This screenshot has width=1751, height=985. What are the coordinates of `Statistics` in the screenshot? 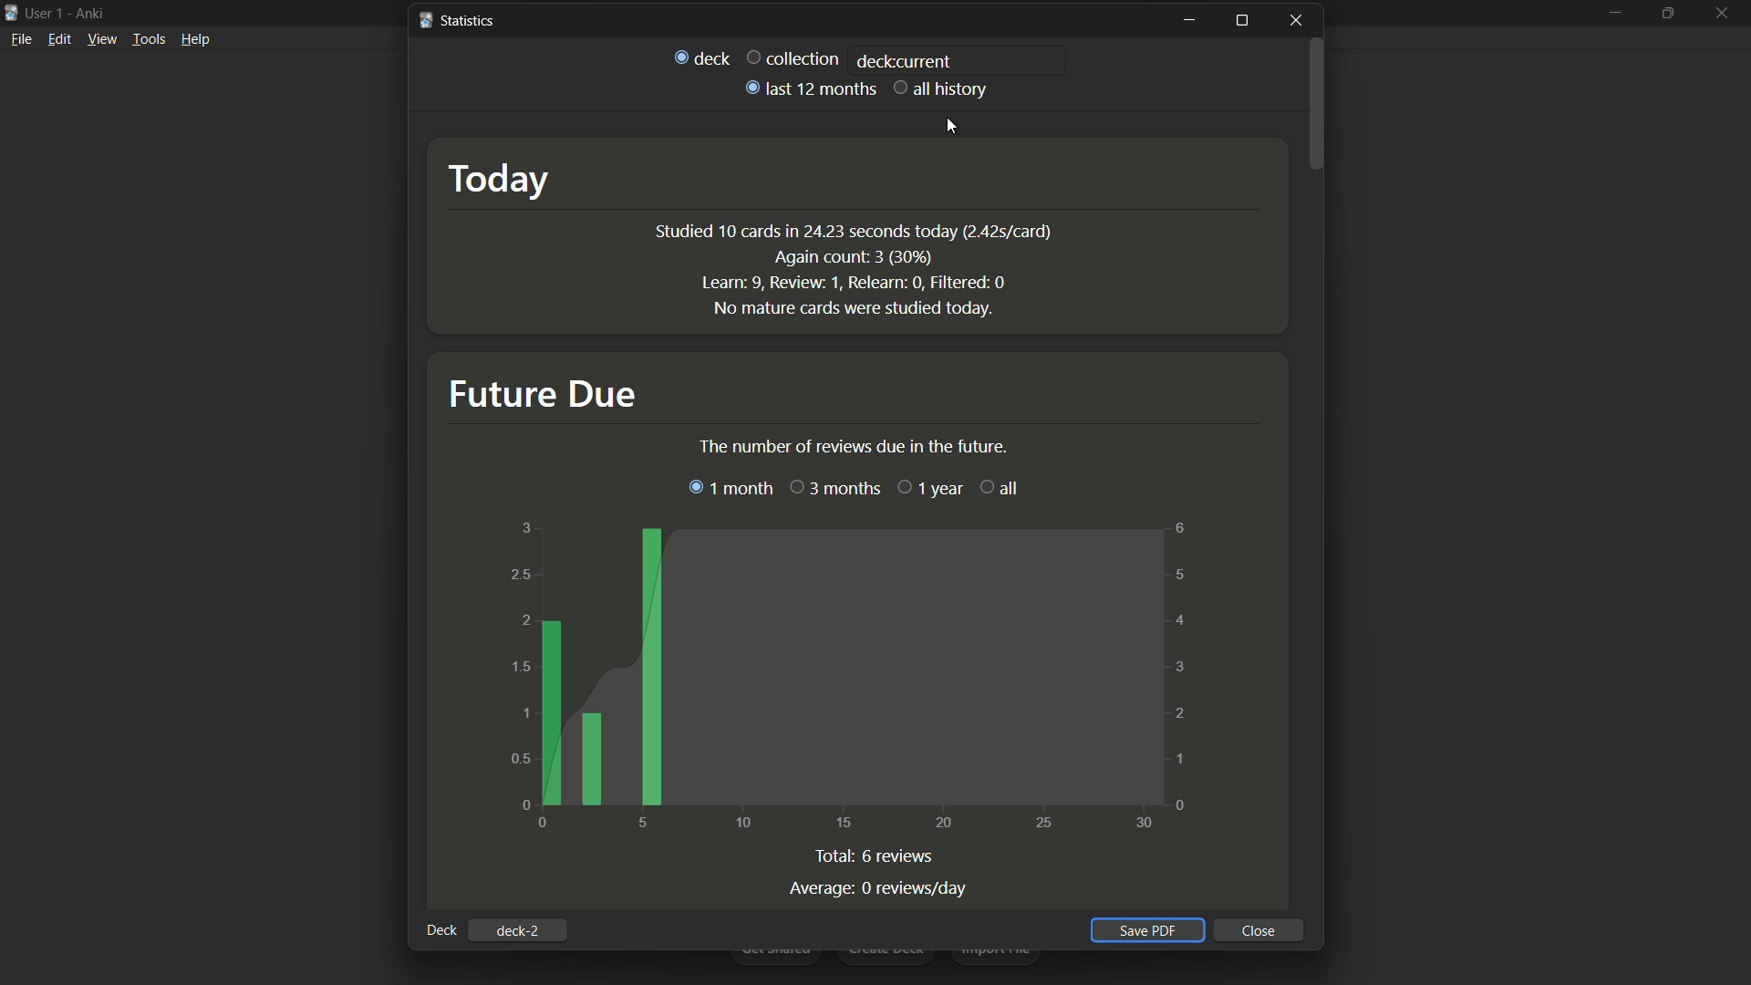 It's located at (457, 22).